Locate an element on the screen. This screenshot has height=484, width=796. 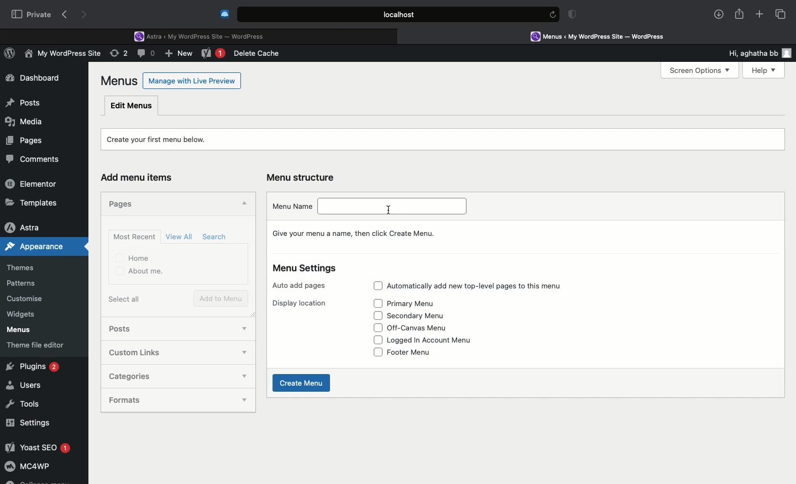
Appearance is located at coordinates (45, 246).